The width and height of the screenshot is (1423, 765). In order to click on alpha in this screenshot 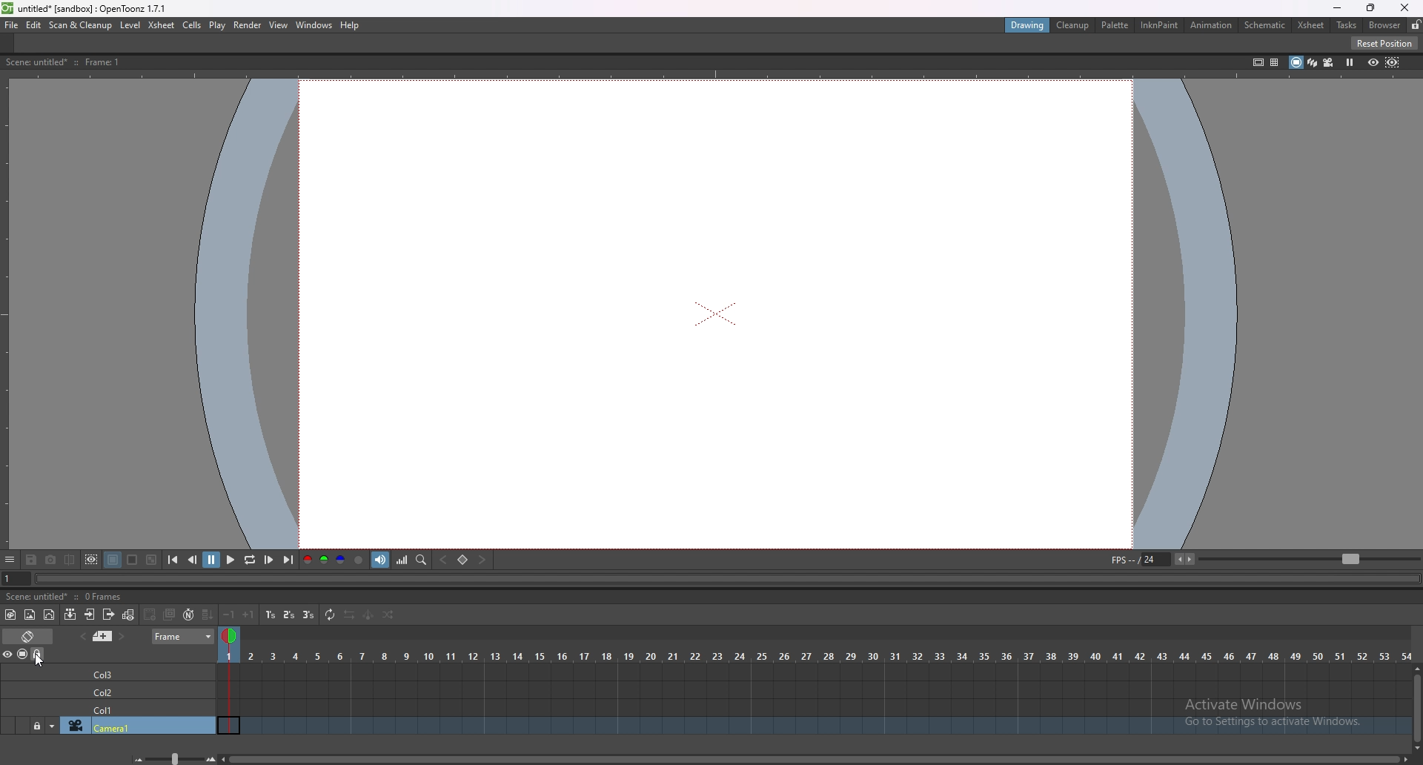, I will do `click(360, 560)`.